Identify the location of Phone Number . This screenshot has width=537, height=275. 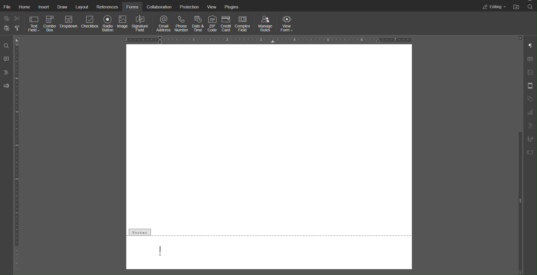
(181, 23).